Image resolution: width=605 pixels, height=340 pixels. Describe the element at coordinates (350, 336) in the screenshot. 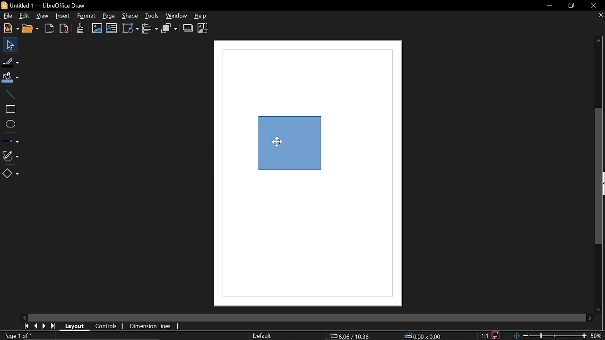

I see `Position` at that location.